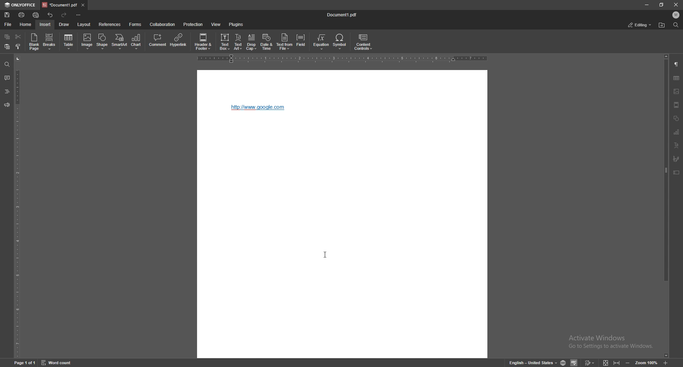  What do you see at coordinates (663, 4) in the screenshot?
I see `resize` at bounding box center [663, 4].